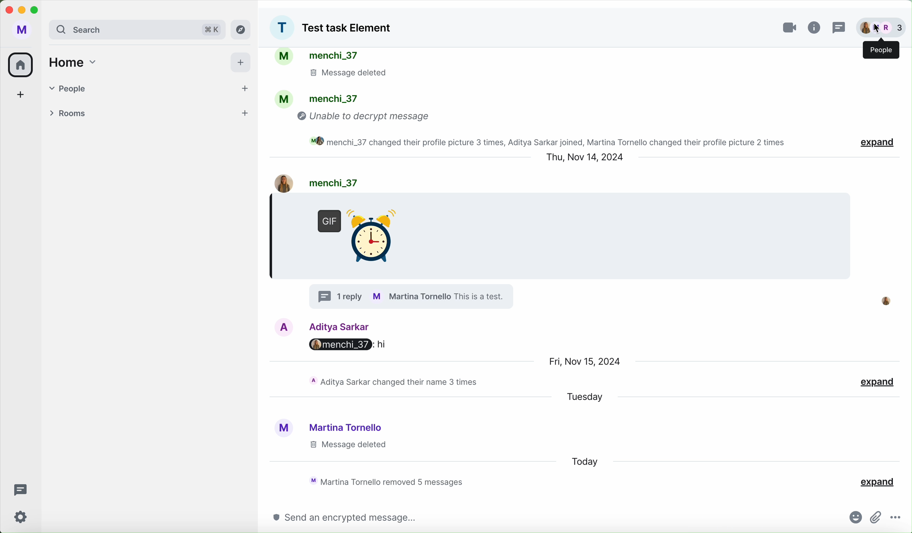 This screenshot has height=533, width=912. I want to click on group name, so click(348, 29).